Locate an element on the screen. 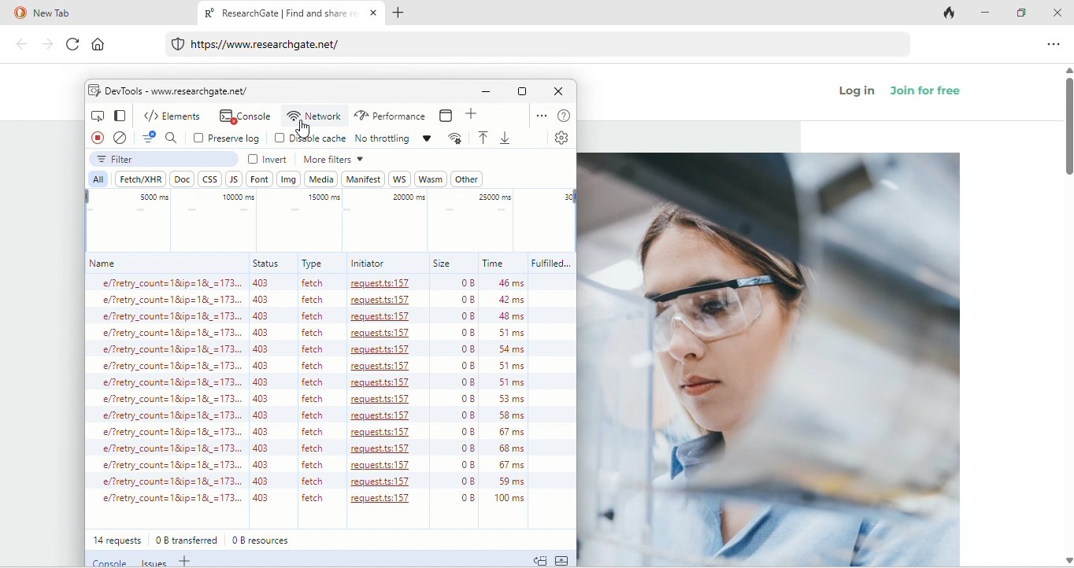 The image size is (1074, 568). network setting is located at coordinates (454, 138).